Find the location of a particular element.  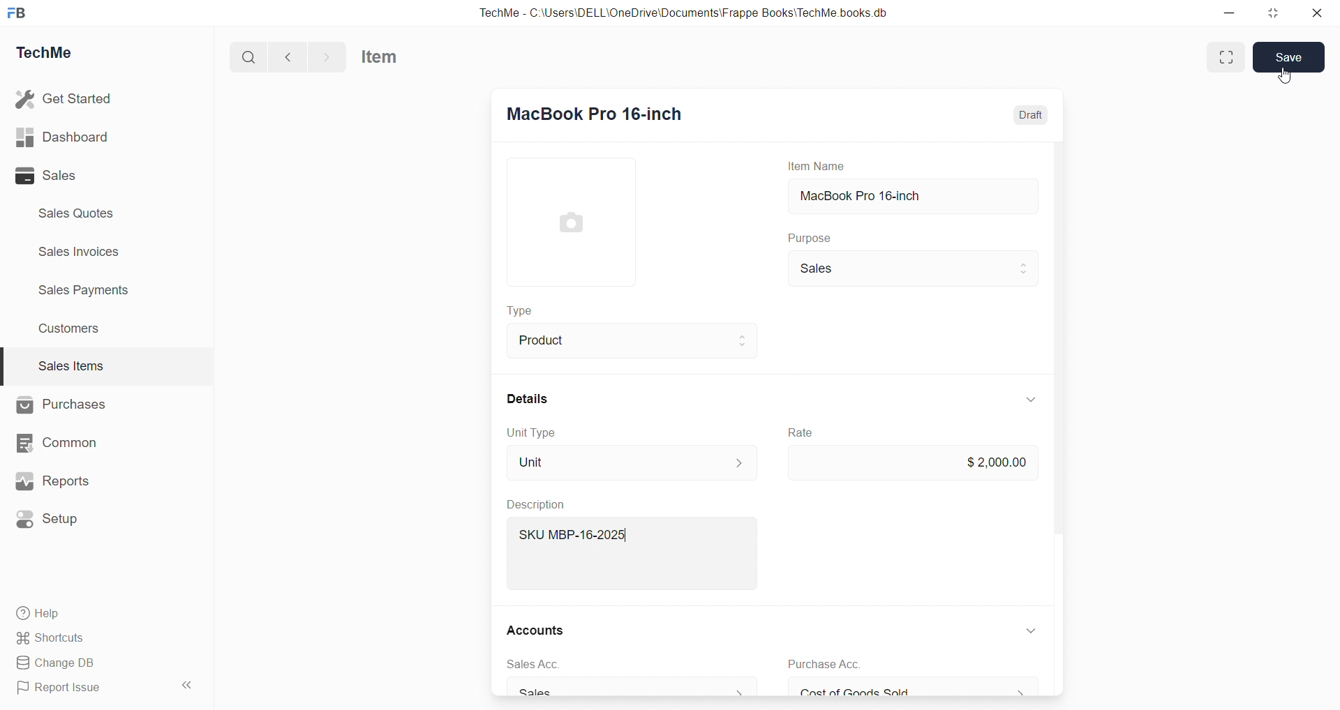

down is located at coordinates (1029, 400).